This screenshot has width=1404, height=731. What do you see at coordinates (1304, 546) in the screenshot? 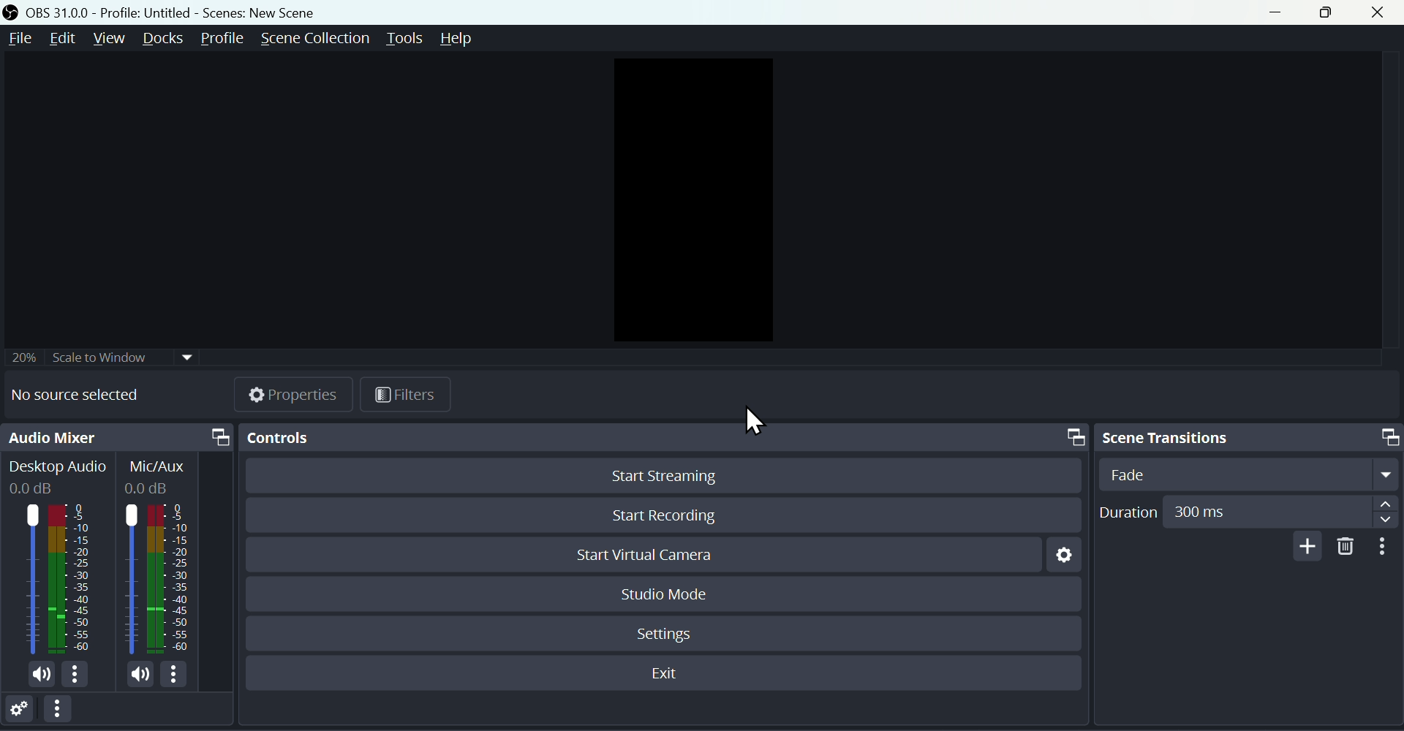
I see `Add` at bounding box center [1304, 546].